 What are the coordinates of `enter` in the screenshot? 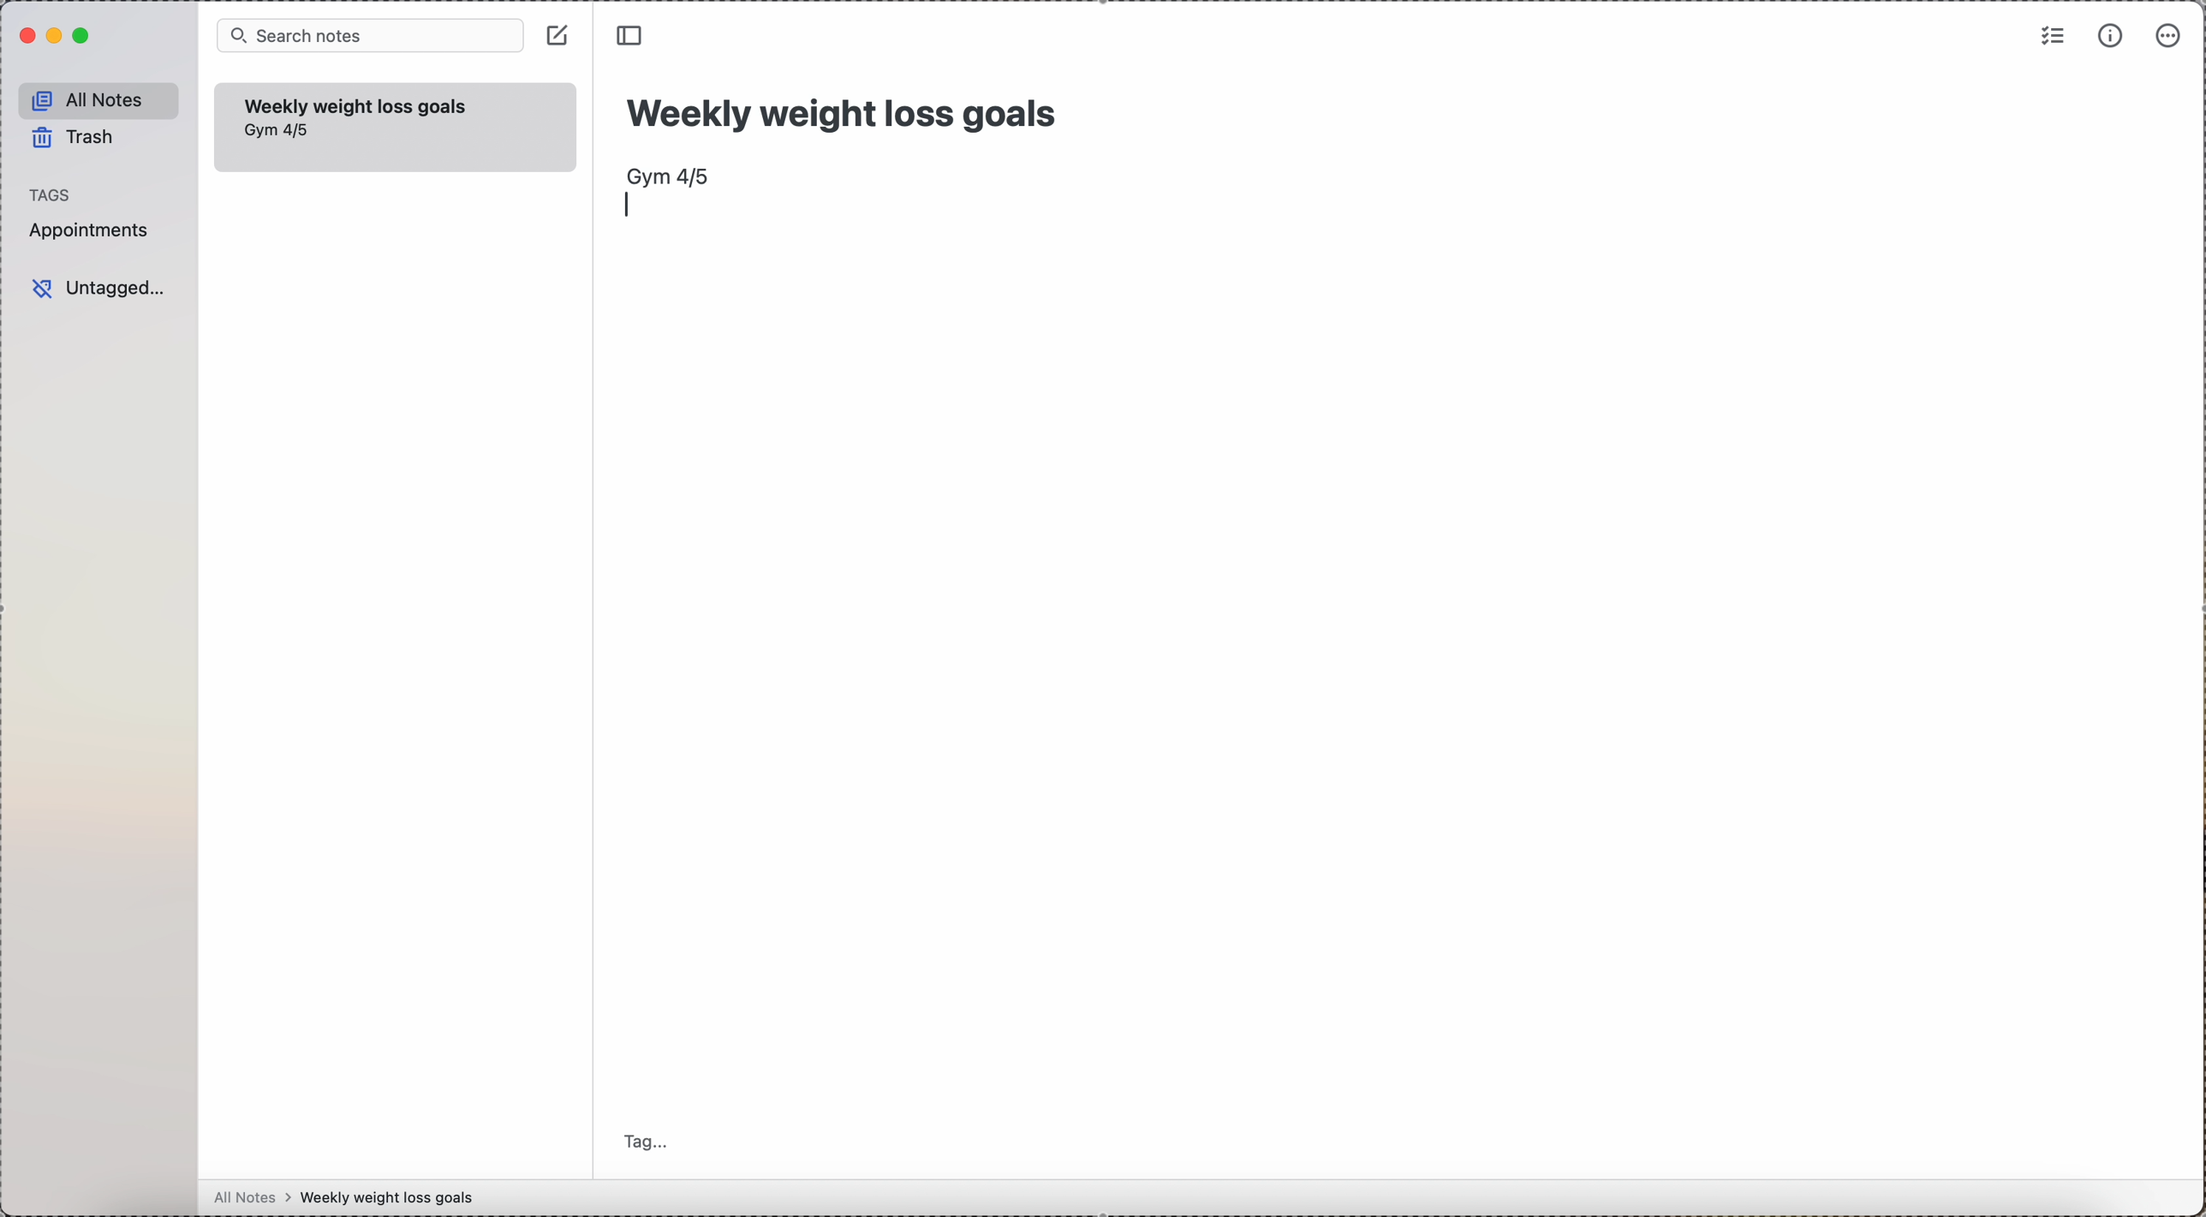 It's located at (630, 205).